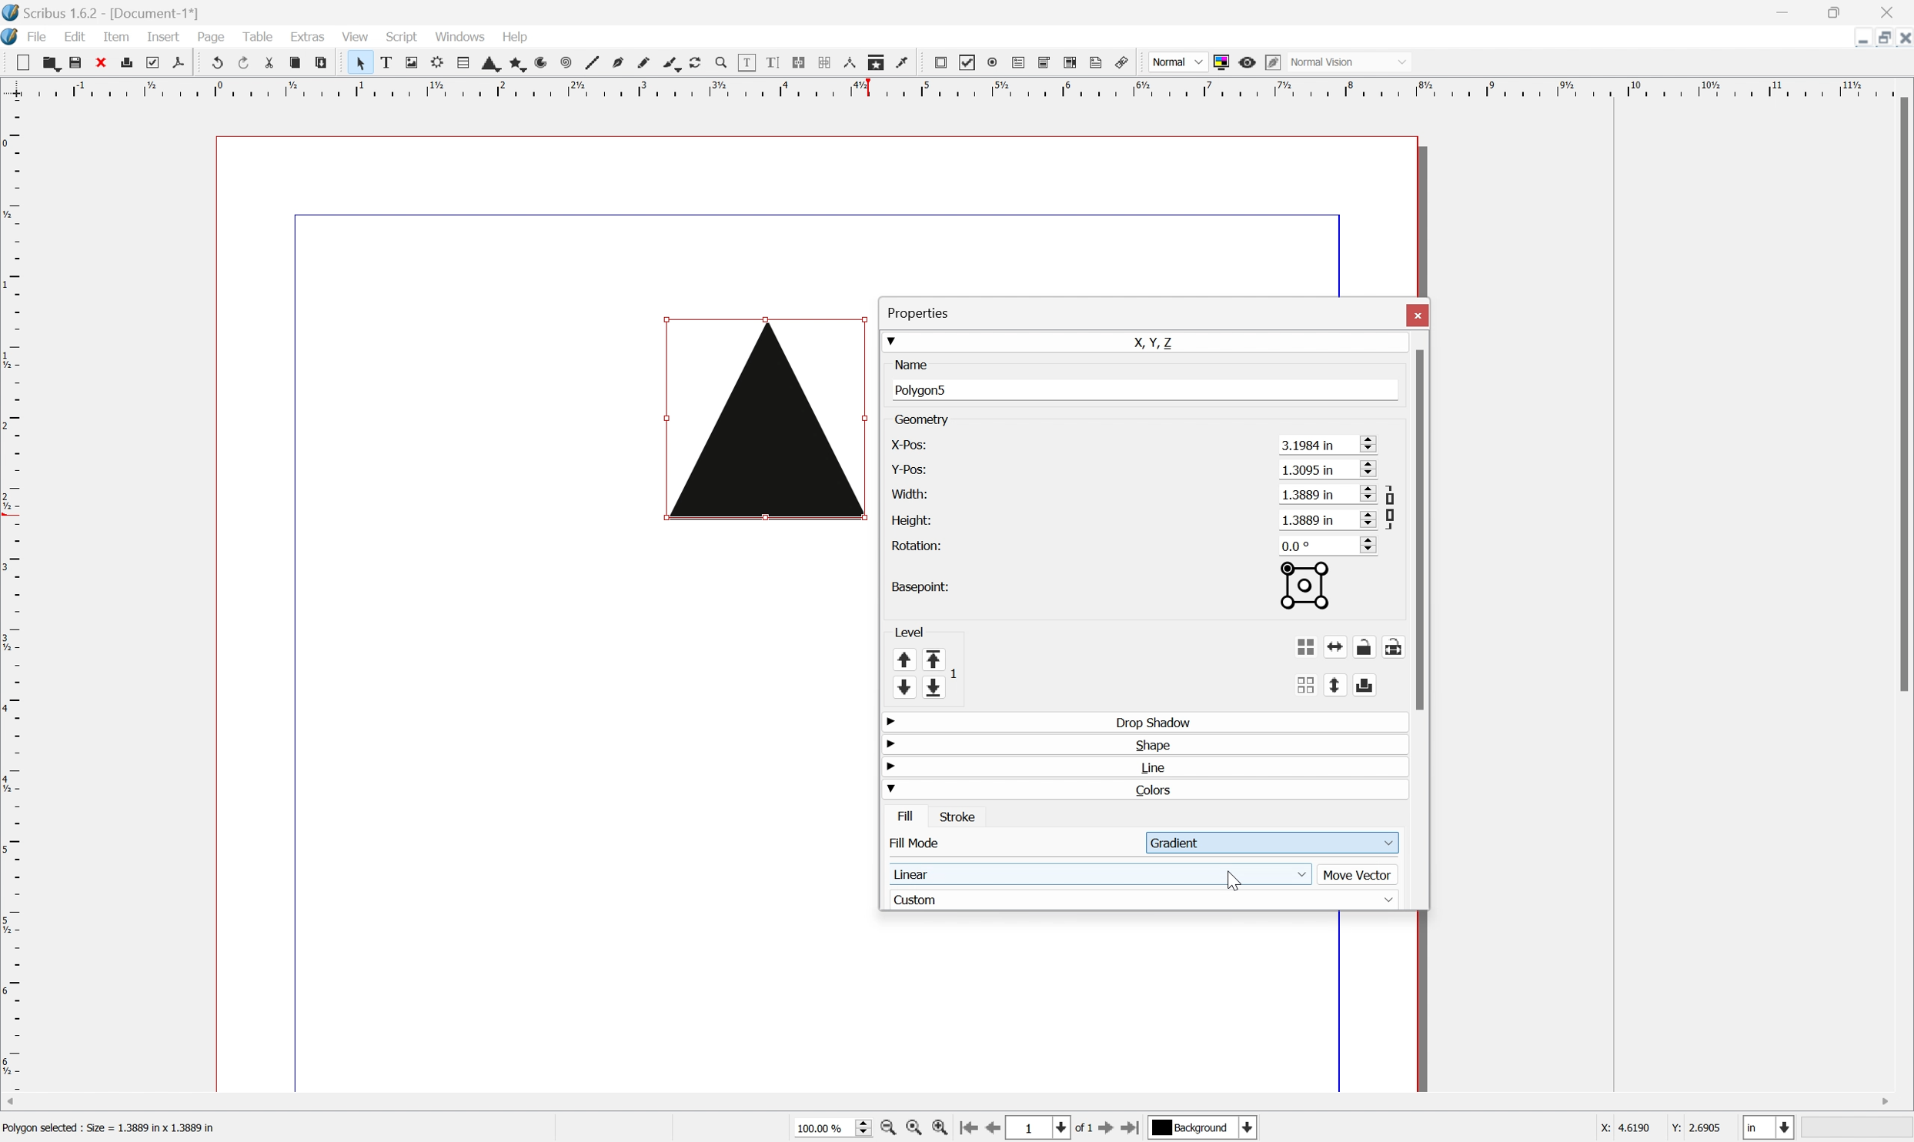 This screenshot has width=1914, height=1142. What do you see at coordinates (1107, 1129) in the screenshot?
I see `Go to next page` at bounding box center [1107, 1129].